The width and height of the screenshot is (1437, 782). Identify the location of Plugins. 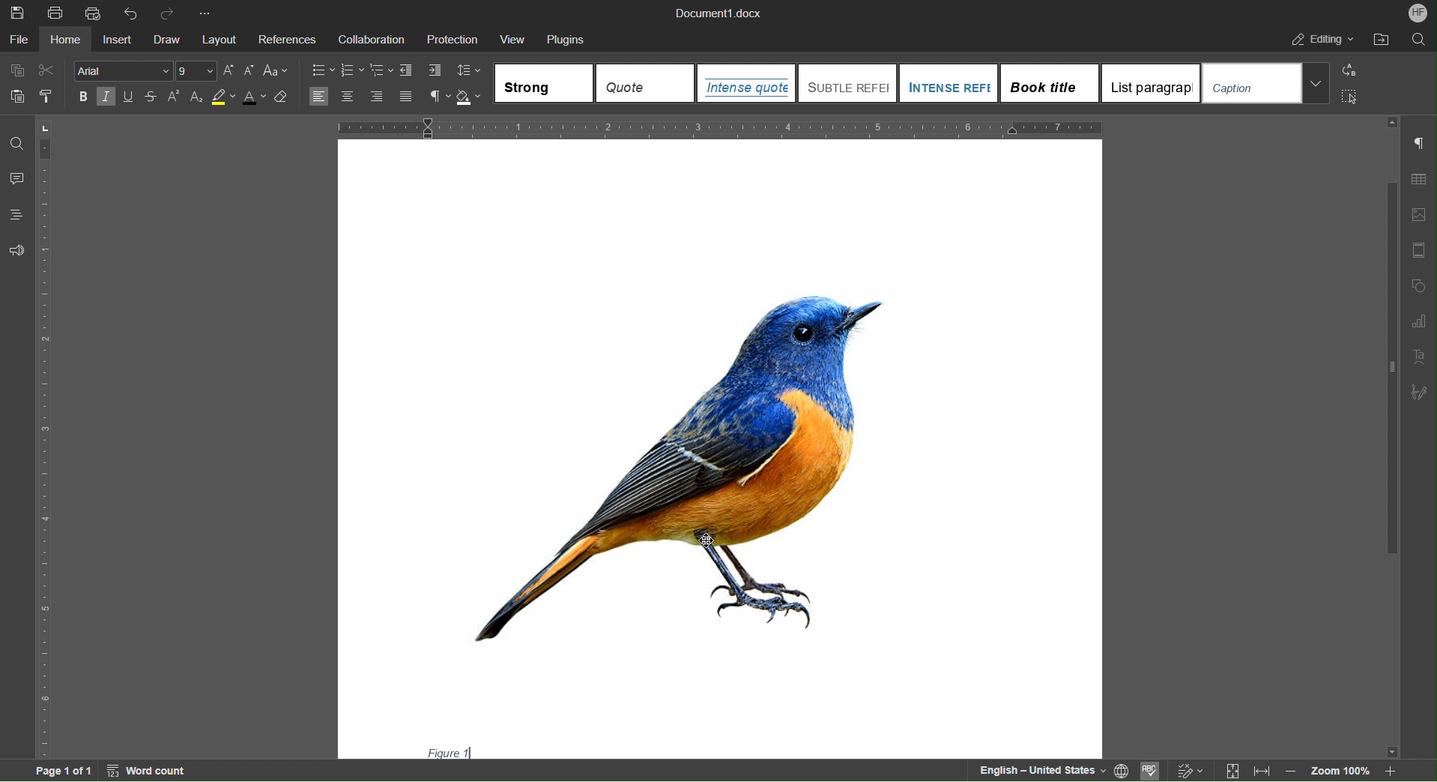
(566, 40).